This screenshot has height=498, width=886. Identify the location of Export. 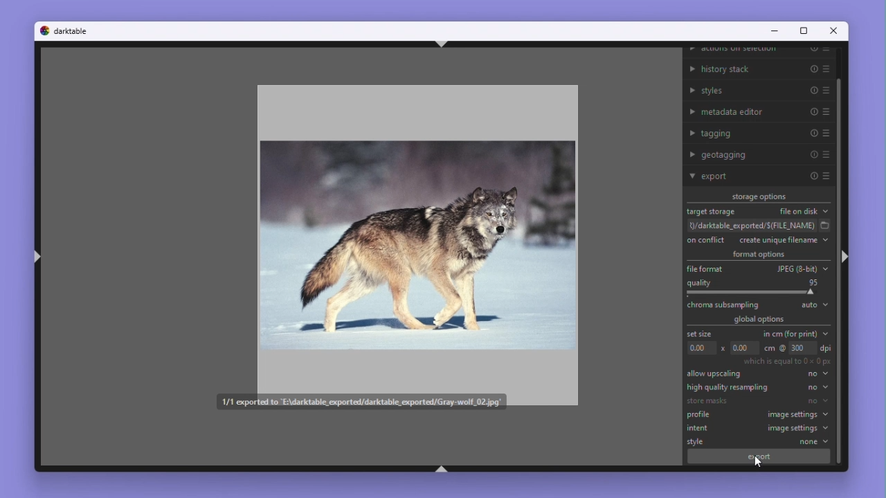
(759, 176).